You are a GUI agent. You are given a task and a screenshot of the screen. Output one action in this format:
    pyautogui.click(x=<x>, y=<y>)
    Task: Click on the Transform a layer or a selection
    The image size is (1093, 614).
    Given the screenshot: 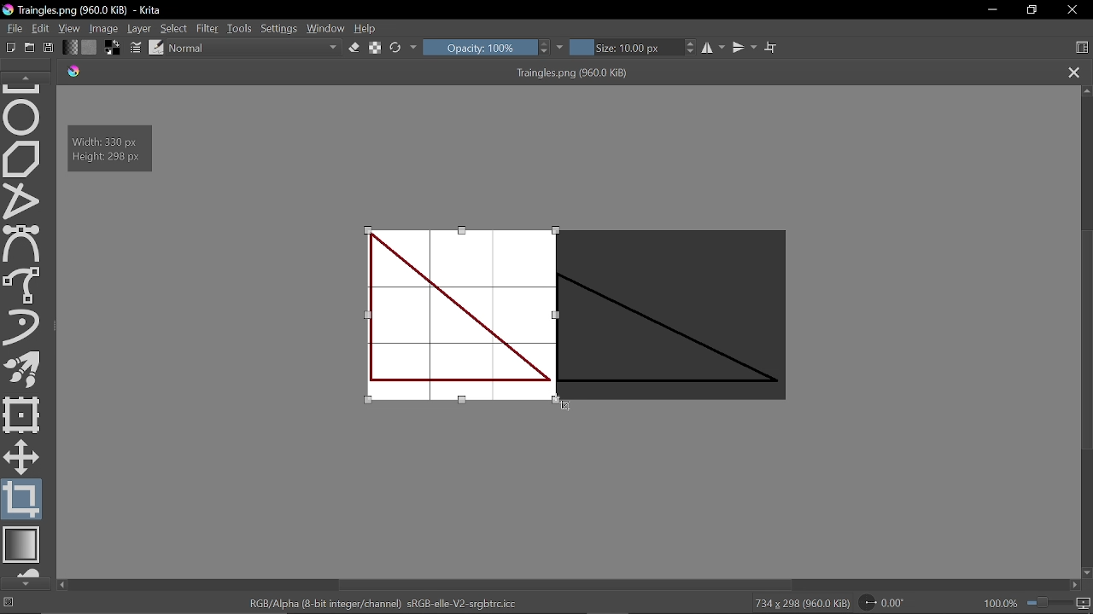 What is the action you would take?
    pyautogui.click(x=22, y=414)
    